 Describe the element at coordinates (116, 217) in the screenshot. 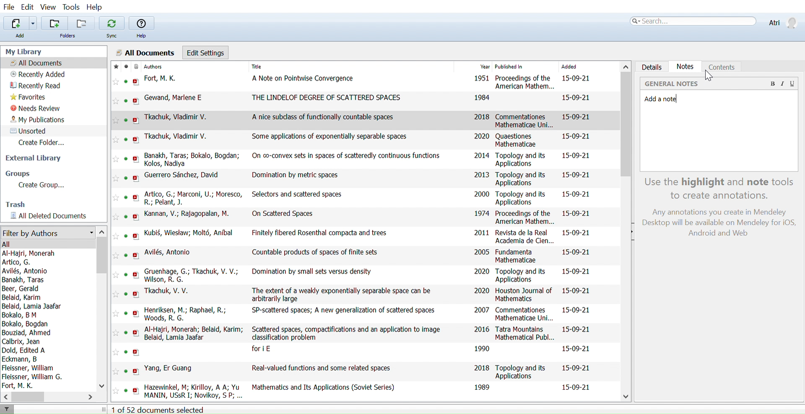

I see `Add this reference to favorites` at that location.